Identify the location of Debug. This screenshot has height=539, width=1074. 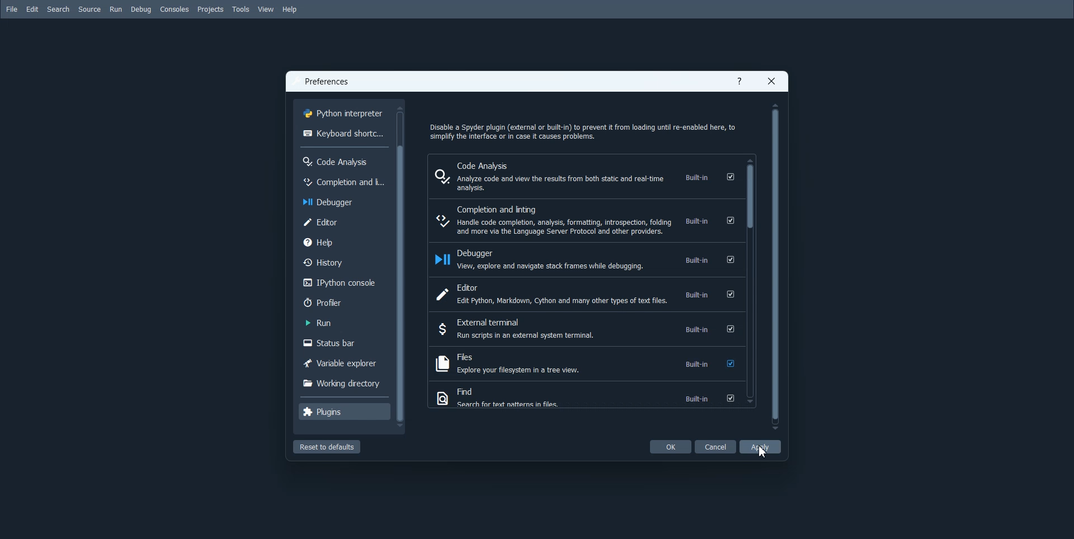
(142, 10).